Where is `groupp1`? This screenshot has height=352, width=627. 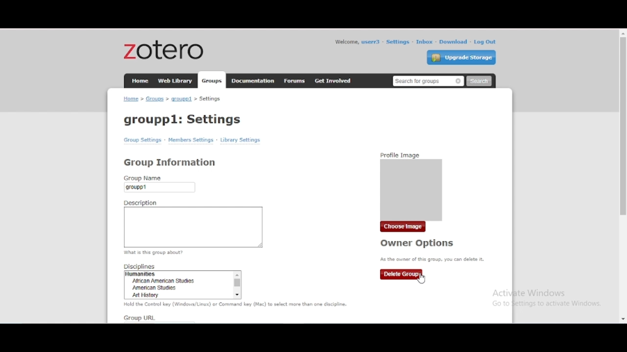
groupp1 is located at coordinates (182, 99).